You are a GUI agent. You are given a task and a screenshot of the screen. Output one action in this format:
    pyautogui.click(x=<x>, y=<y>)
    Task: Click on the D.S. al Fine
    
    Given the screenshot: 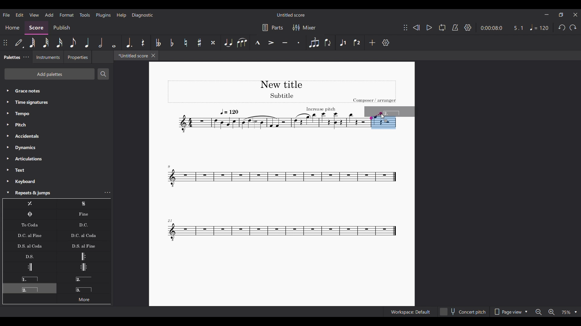 What is the action you would take?
    pyautogui.click(x=84, y=246)
    